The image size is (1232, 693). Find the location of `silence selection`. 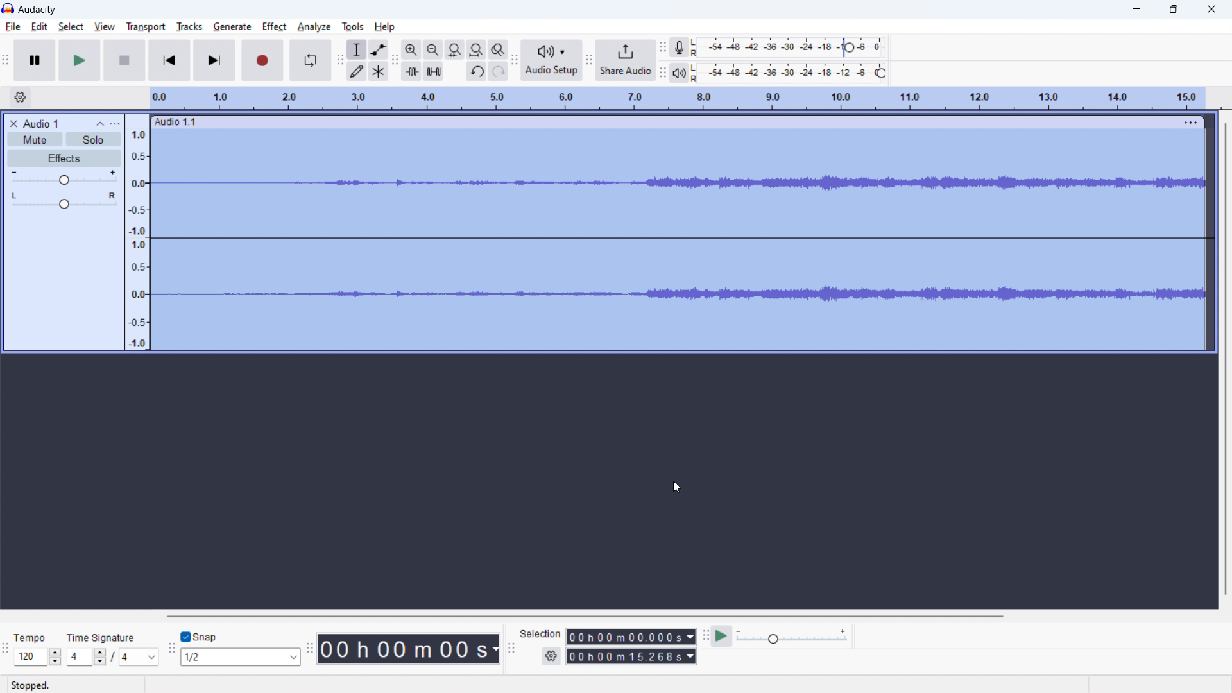

silence selection is located at coordinates (433, 71).